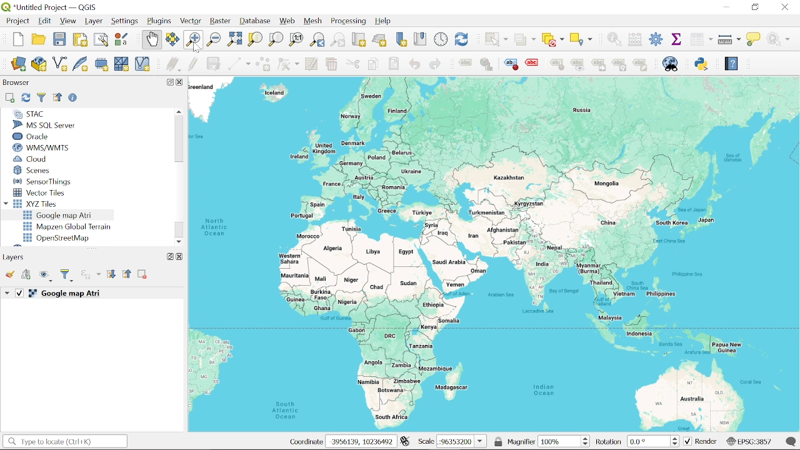 The height and width of the screenshot is (450, 800). Describe the element at coordinates (641, 66) in the screenshot. I see `Change label properties` at that location.